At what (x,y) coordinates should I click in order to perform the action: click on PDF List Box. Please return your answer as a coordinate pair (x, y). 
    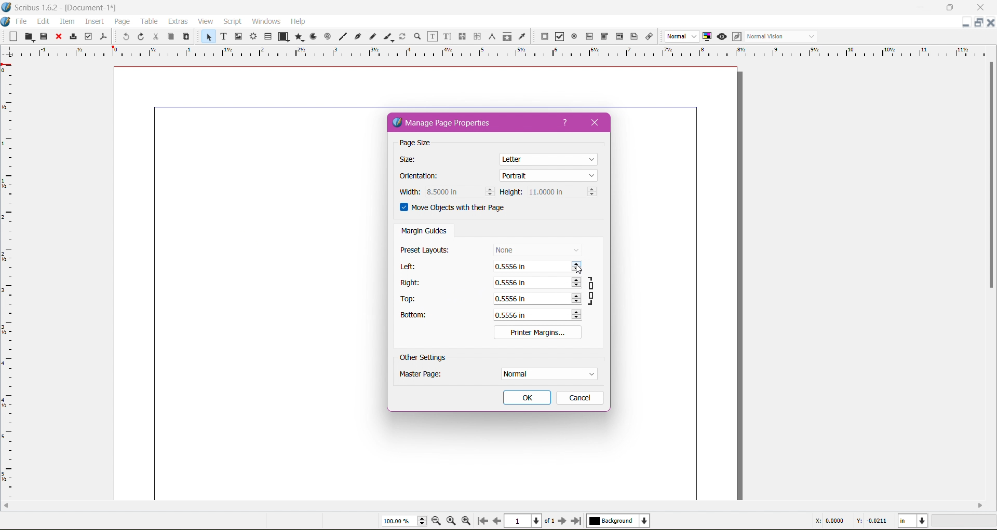
    Looking at the image, I should click on (619, 36).